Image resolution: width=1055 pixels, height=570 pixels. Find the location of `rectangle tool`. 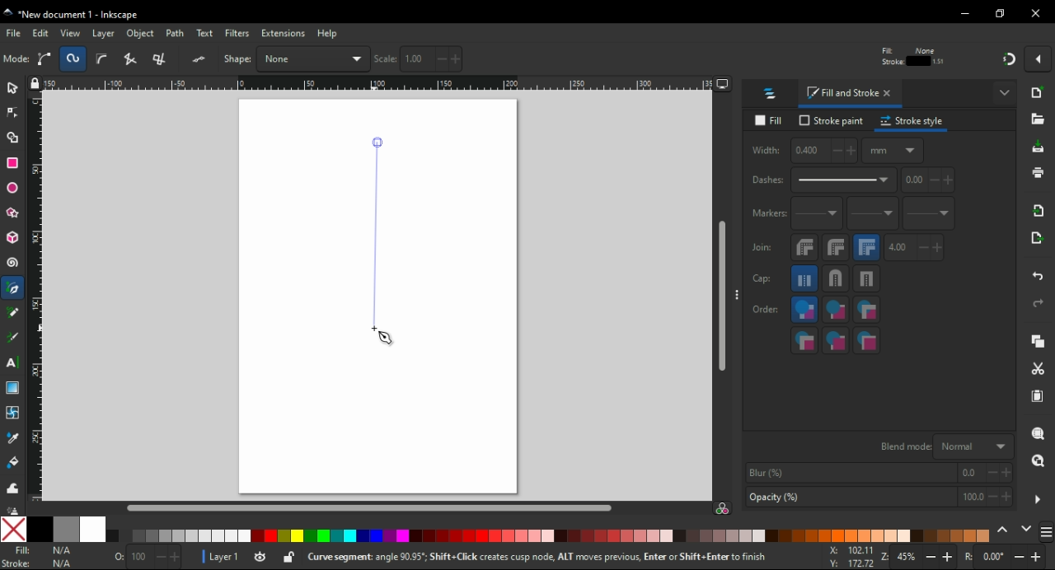

rectangle tool is located at coordinates (13, 162).